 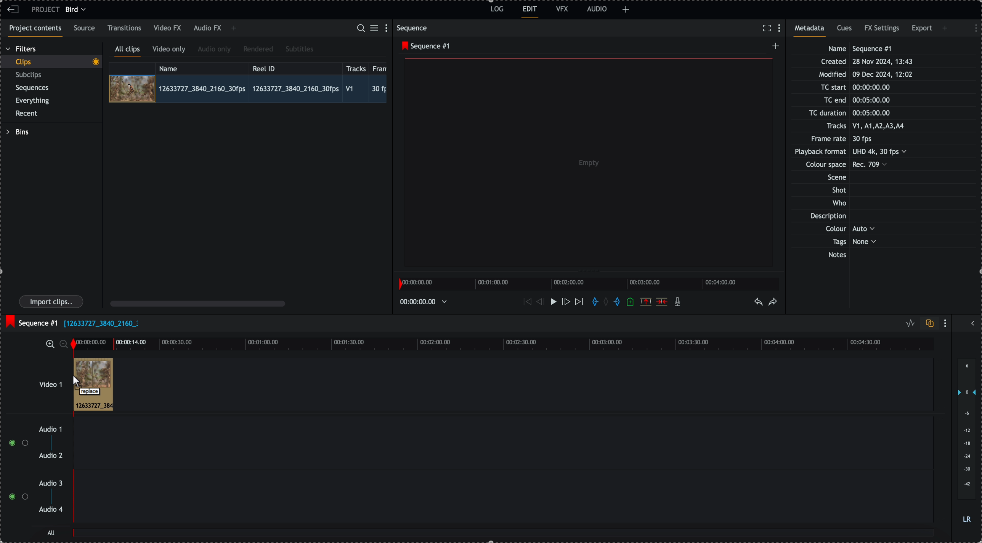 What do you see at coordinates (579, 303) in the screenshot?
I see `move foward` at bounding box center [579, 303].